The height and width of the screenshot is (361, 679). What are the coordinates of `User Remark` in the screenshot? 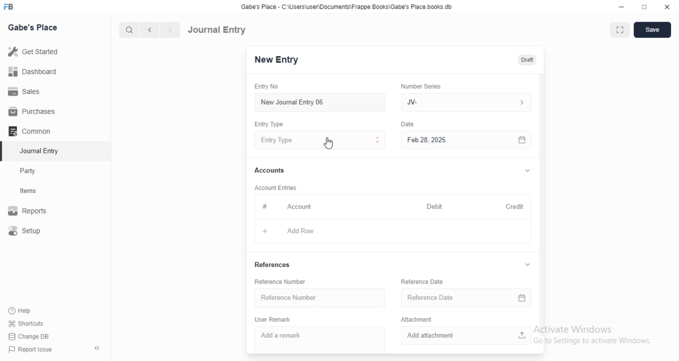 It's located at (276, 319).